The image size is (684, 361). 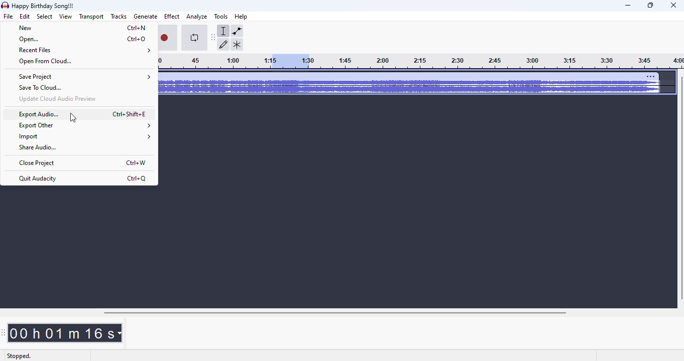 I want to click on 00 h 01 m 16 s, so click(x=65, y=333).